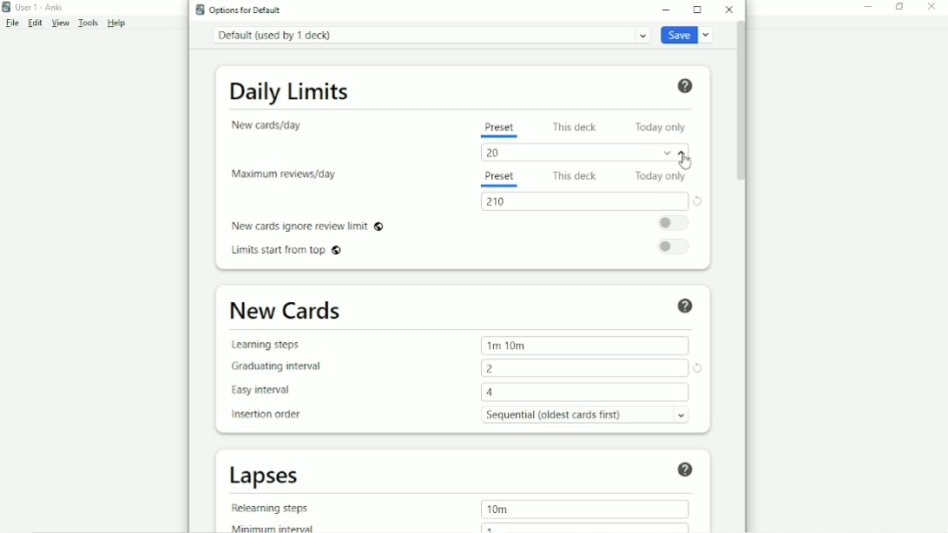 This screenshot has width=948, height=533. Describe the element at coordinates (491, 370) in the screenshot. I see `2` at that location.